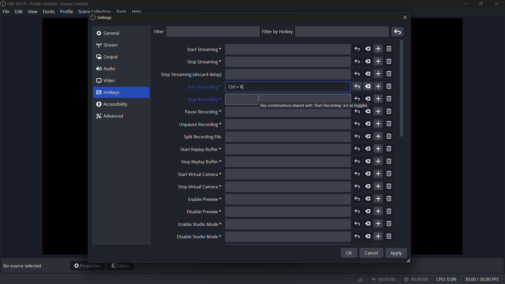 This screenshot has height=284, width=505. What do you see at coordinates (204, 212) in the screenshot?
I see `disable preview` at bounding box center [204, 212].